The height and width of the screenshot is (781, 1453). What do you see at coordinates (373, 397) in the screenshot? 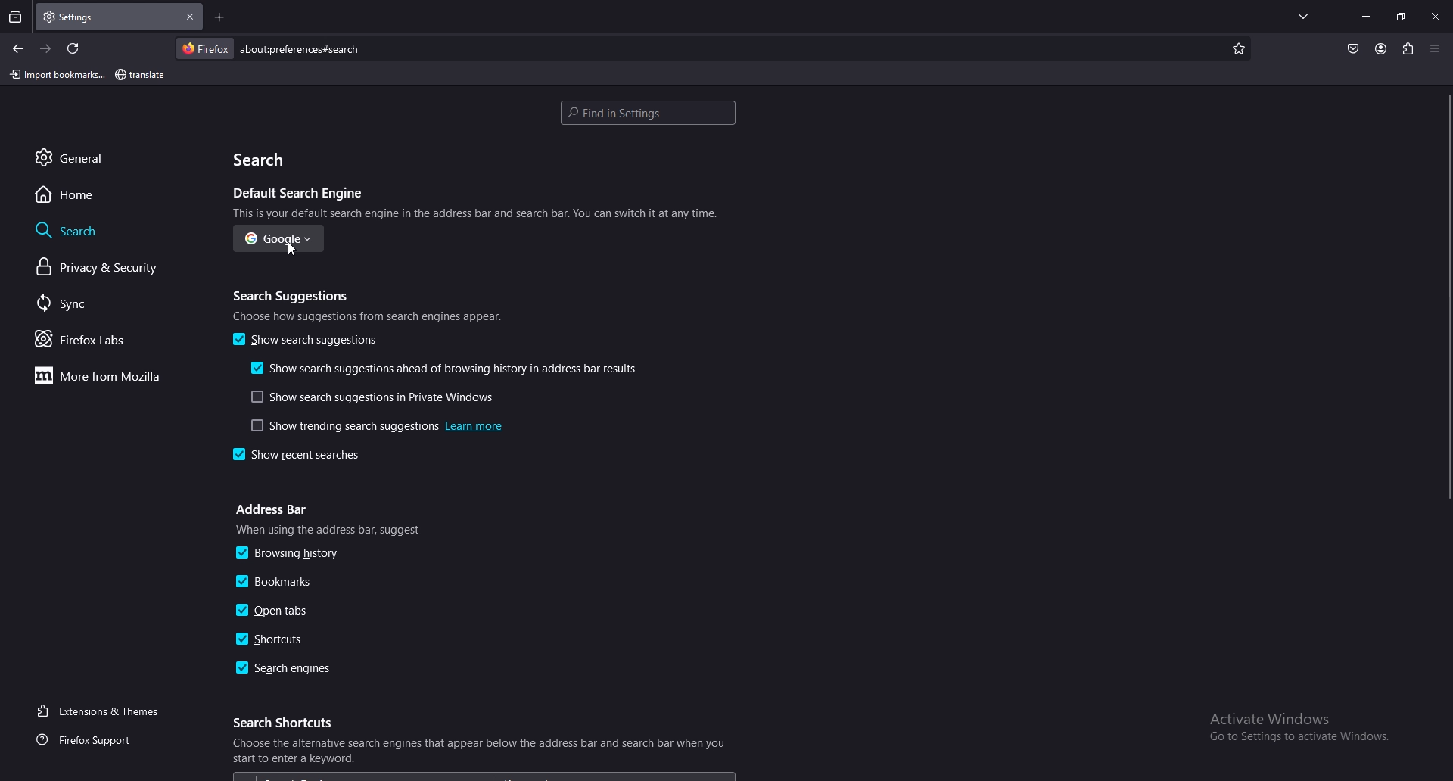
I see `show search suggestions in private windows` at bounding box center [373, 397].